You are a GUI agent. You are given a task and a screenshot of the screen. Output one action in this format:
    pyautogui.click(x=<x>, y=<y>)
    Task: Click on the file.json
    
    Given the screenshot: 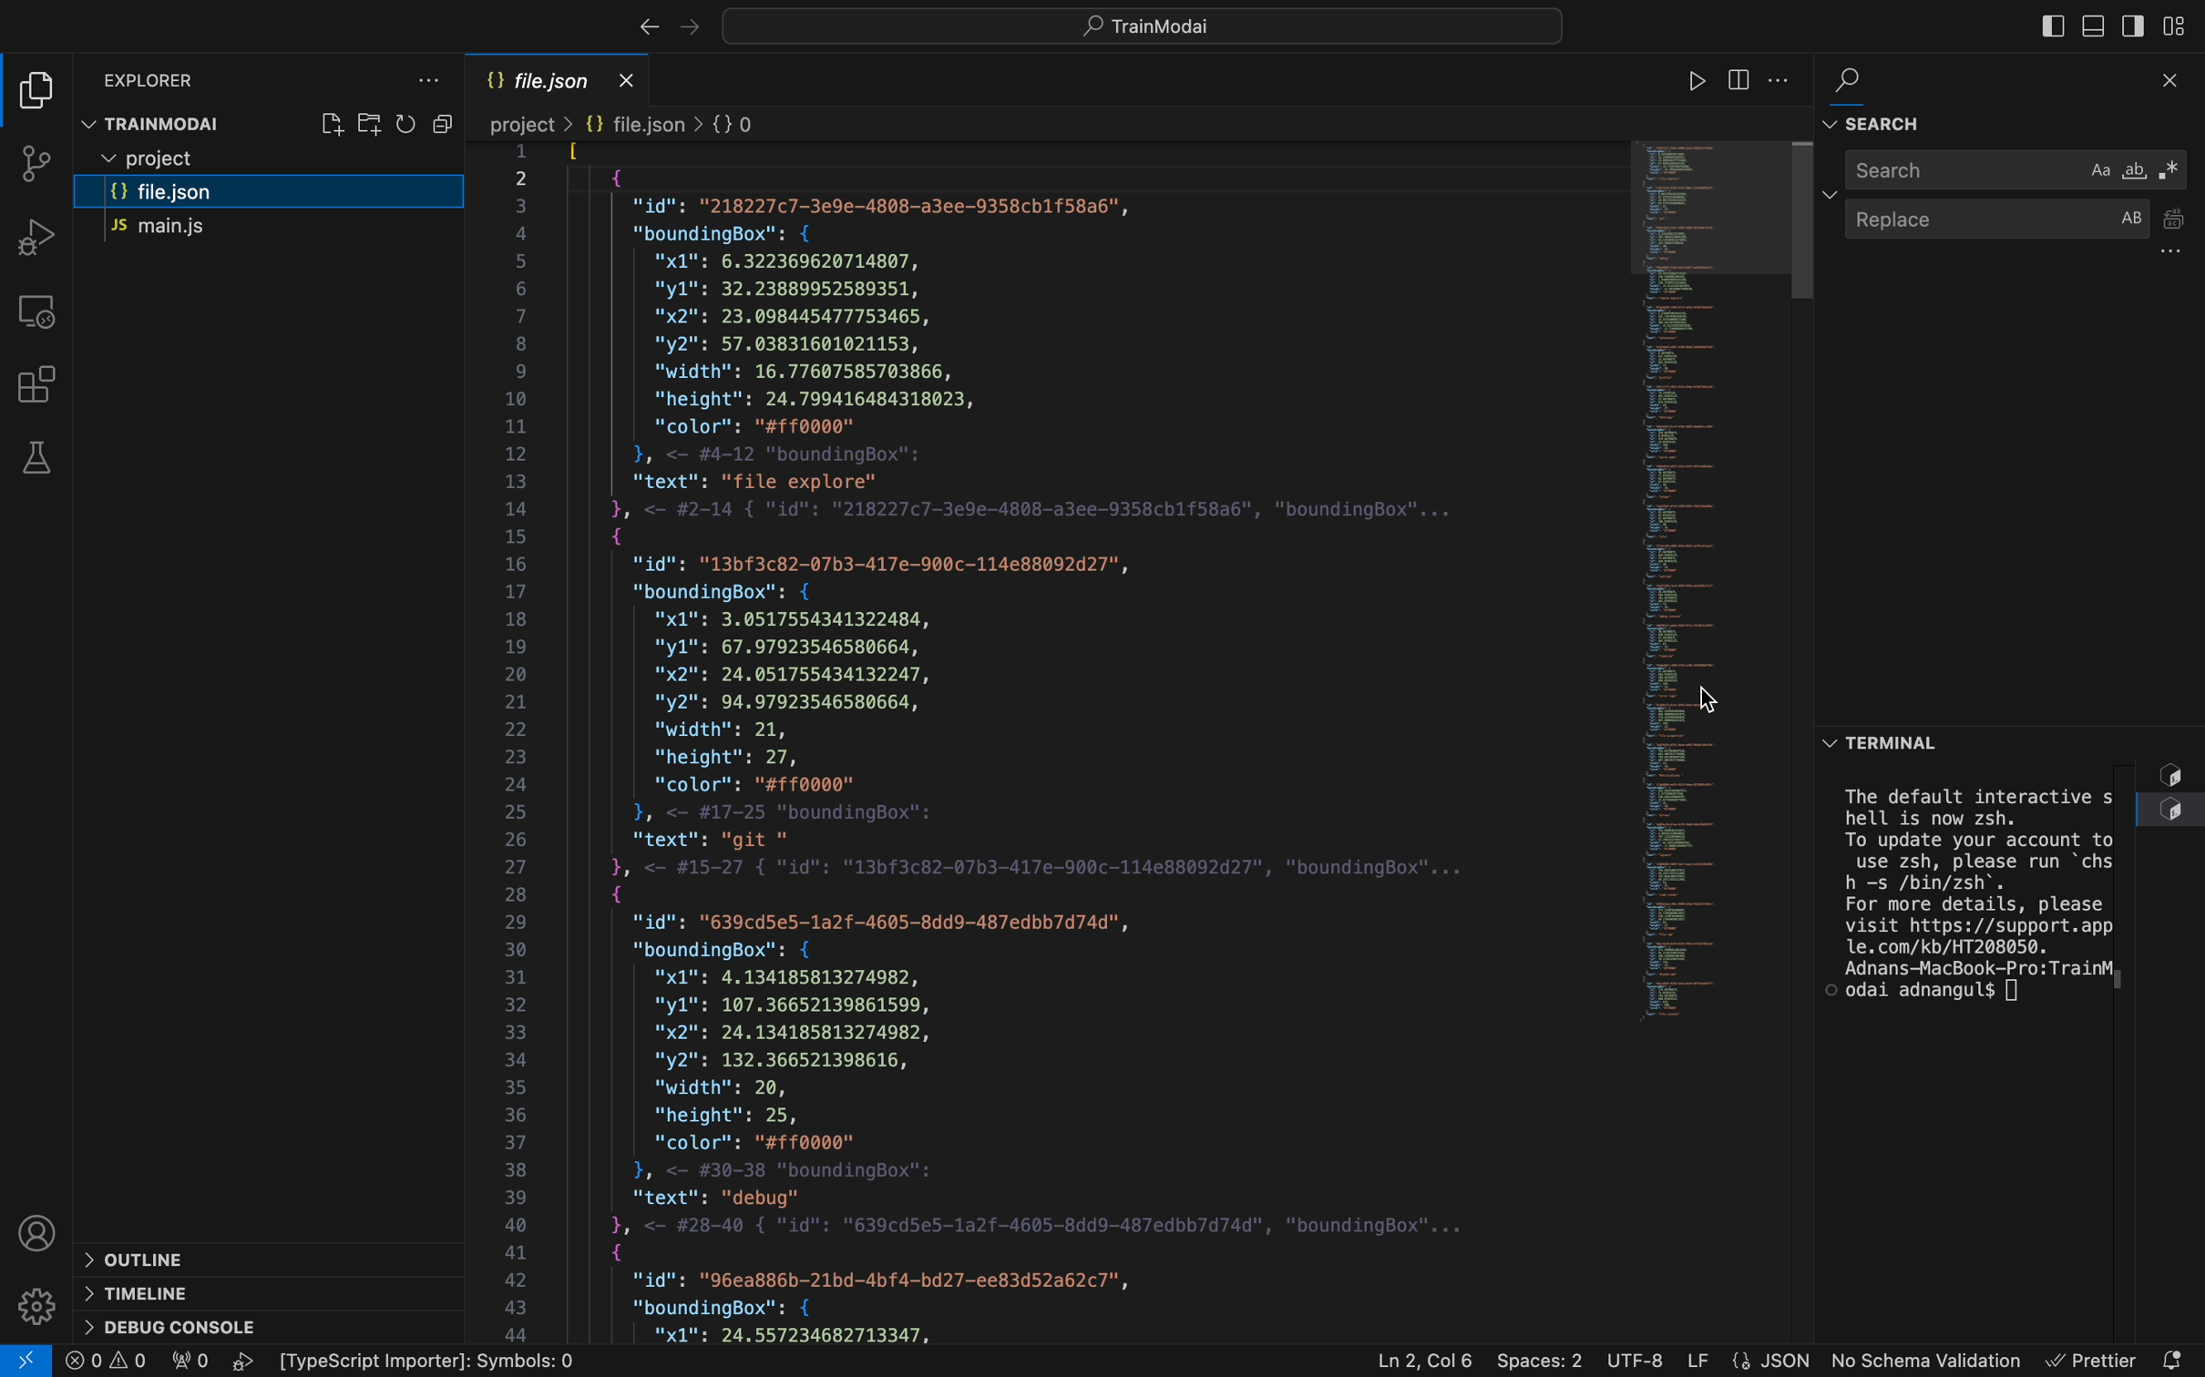 What is the action you would take?
    pyautogui.click(x=265, y=195)
    